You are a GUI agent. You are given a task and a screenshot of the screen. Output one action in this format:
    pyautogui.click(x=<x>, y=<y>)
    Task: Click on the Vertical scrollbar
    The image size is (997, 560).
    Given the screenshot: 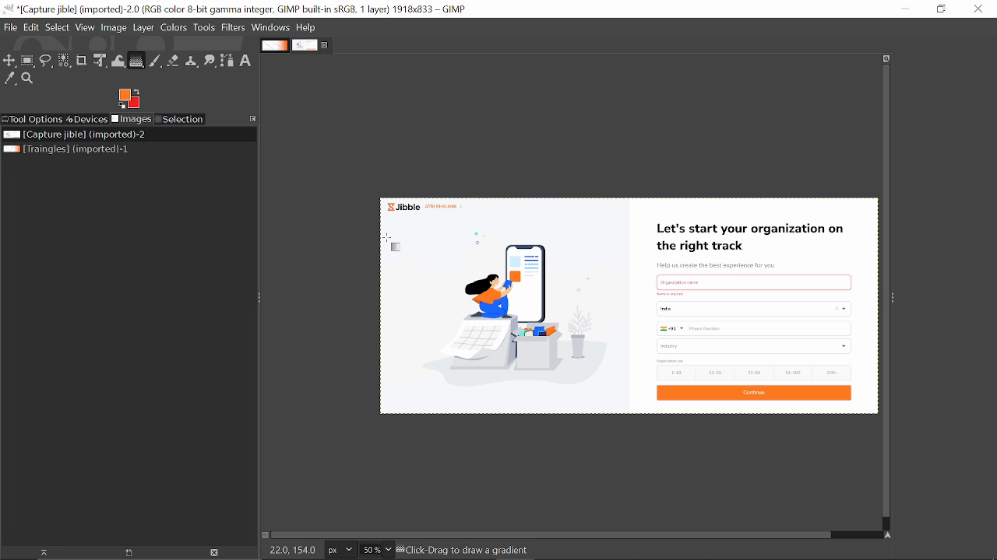 What is the action you would take?
    pyautogui.click(x=883, y=289)
    